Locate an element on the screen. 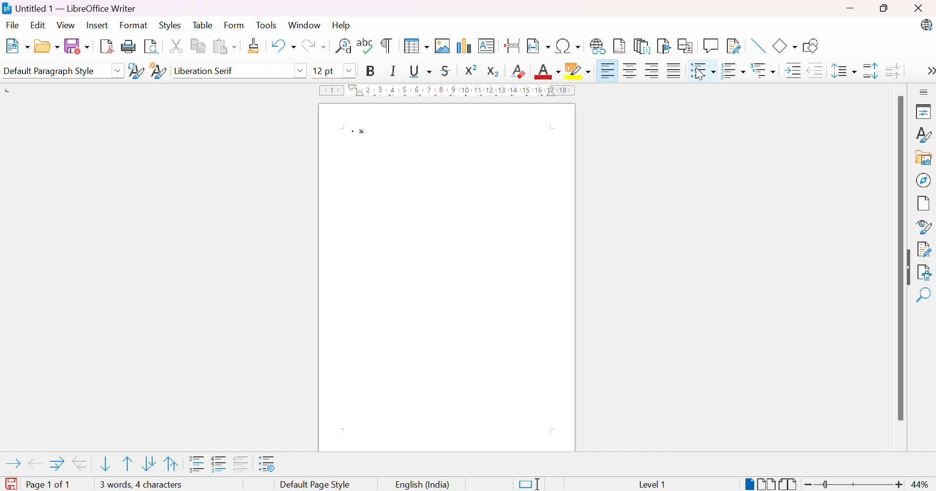 The width and height of the screenshot is (936, 491). Open is located at coordinates (46, 47).